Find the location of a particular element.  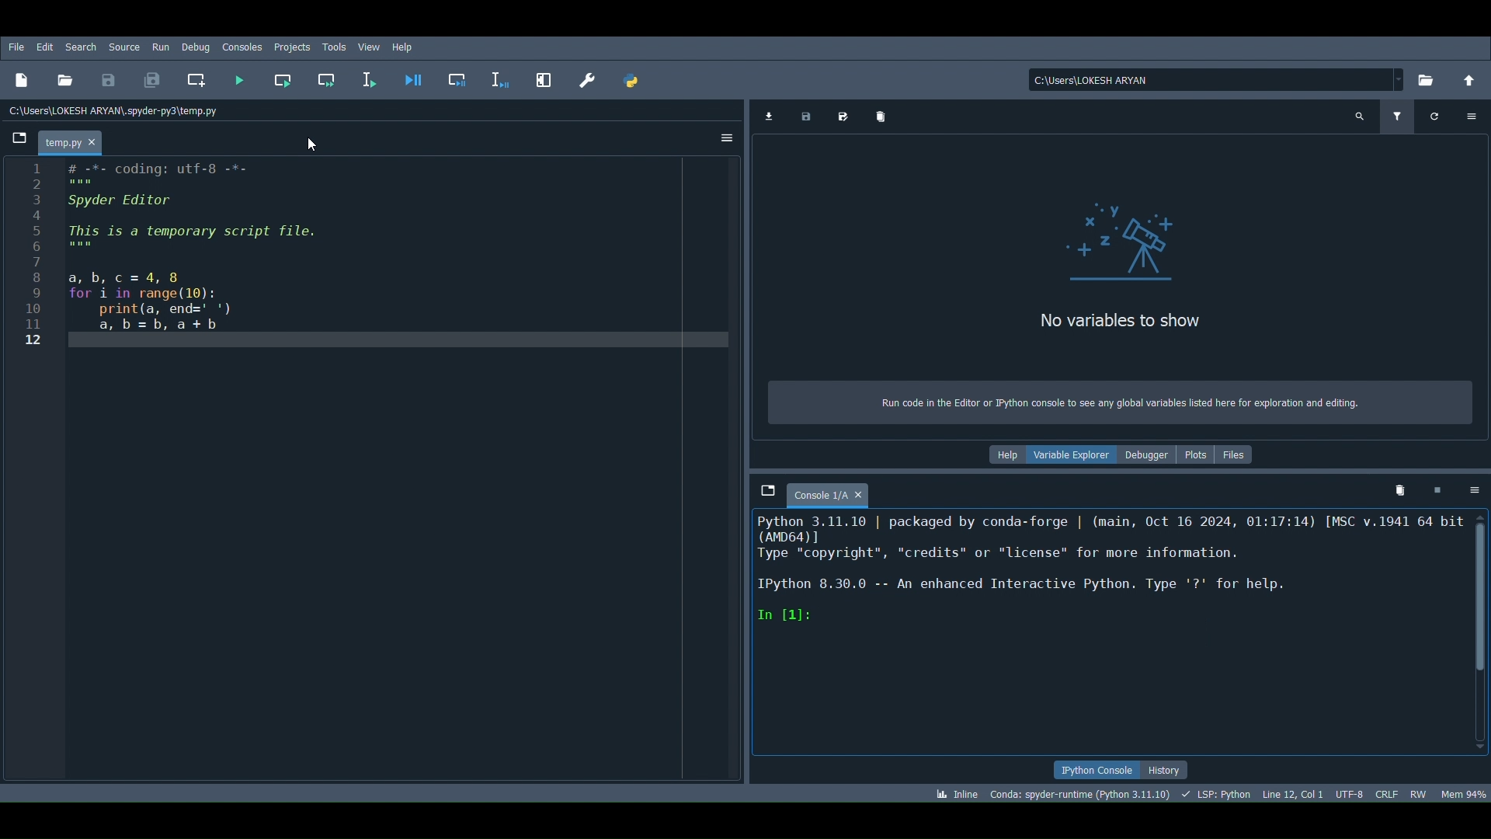

Global memory usage is located at coordinates (1462, 793).